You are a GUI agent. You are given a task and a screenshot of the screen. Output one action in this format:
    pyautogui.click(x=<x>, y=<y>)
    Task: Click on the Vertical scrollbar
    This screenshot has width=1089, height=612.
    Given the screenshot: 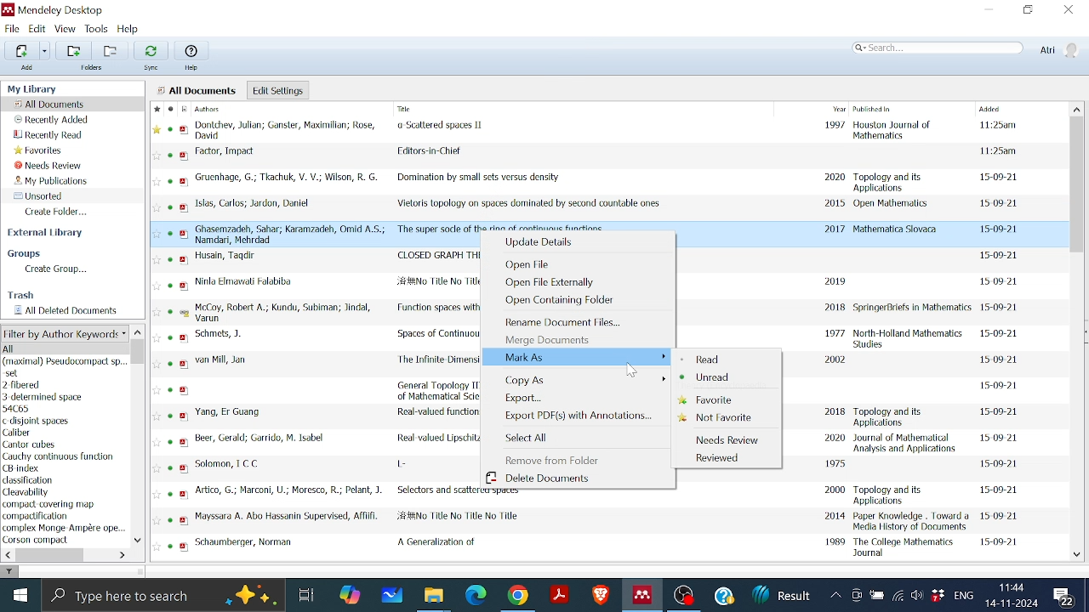 What is the action you would take?
    pyautogui.click(x=1077, y=185)
    